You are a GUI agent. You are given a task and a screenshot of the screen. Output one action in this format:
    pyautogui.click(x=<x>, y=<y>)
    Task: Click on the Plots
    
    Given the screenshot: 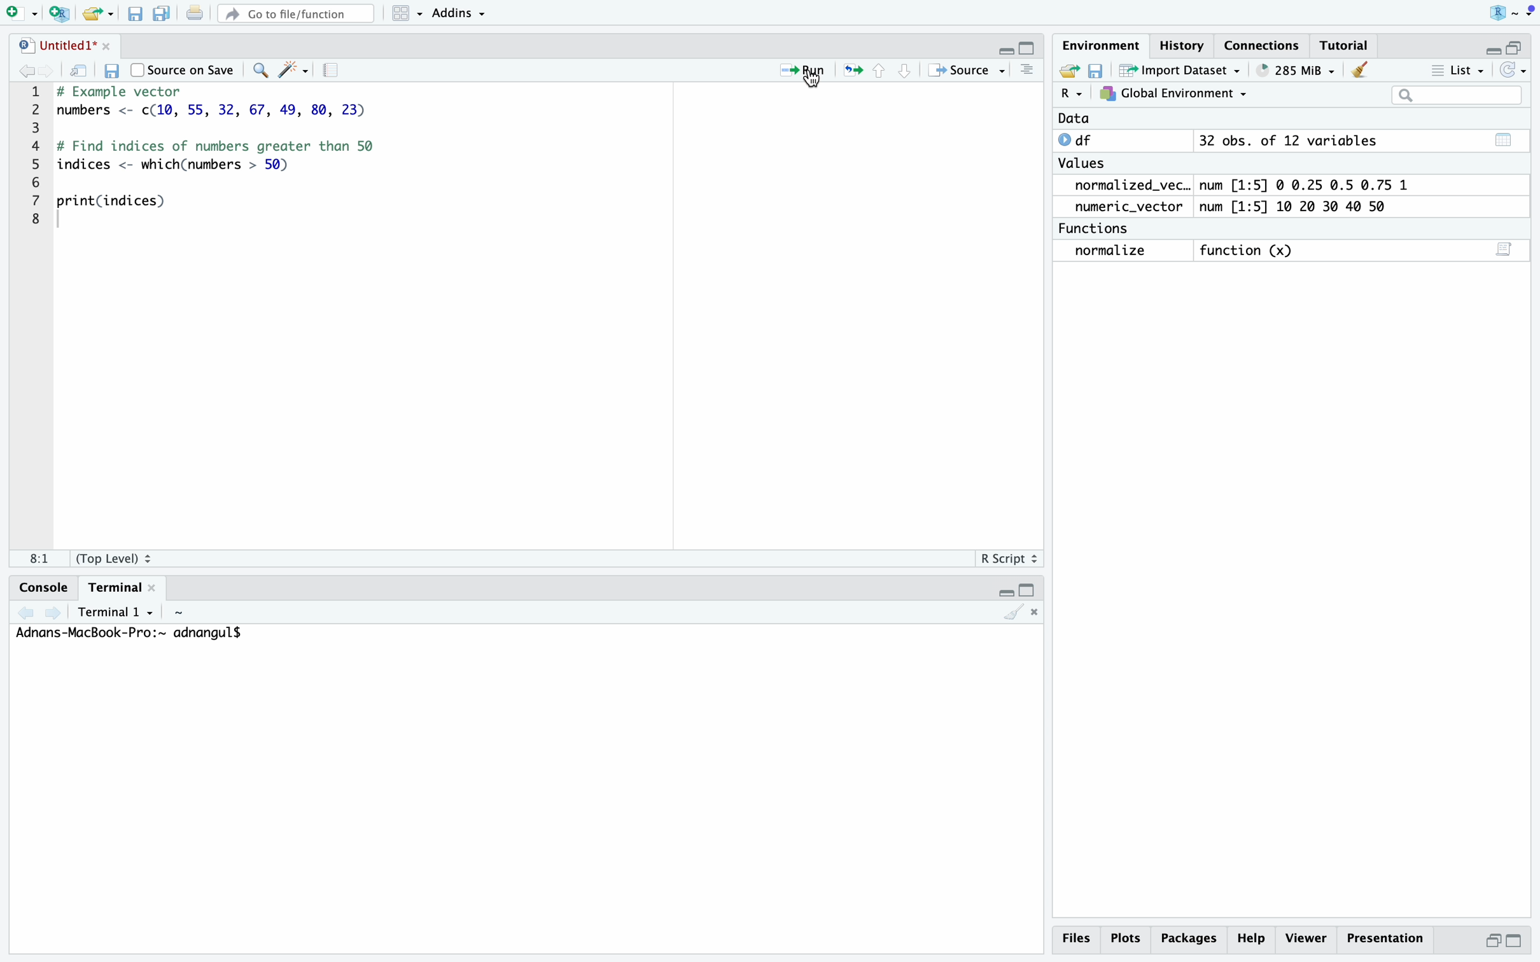 What is the action you would take?
    pyautogui.click(x=1130, y=937)
    